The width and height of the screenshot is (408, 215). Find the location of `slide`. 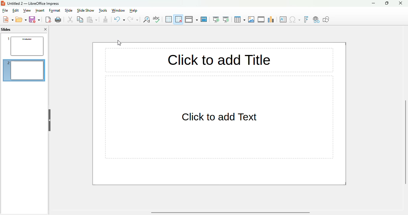

slide is located at coordinates (69, 10).